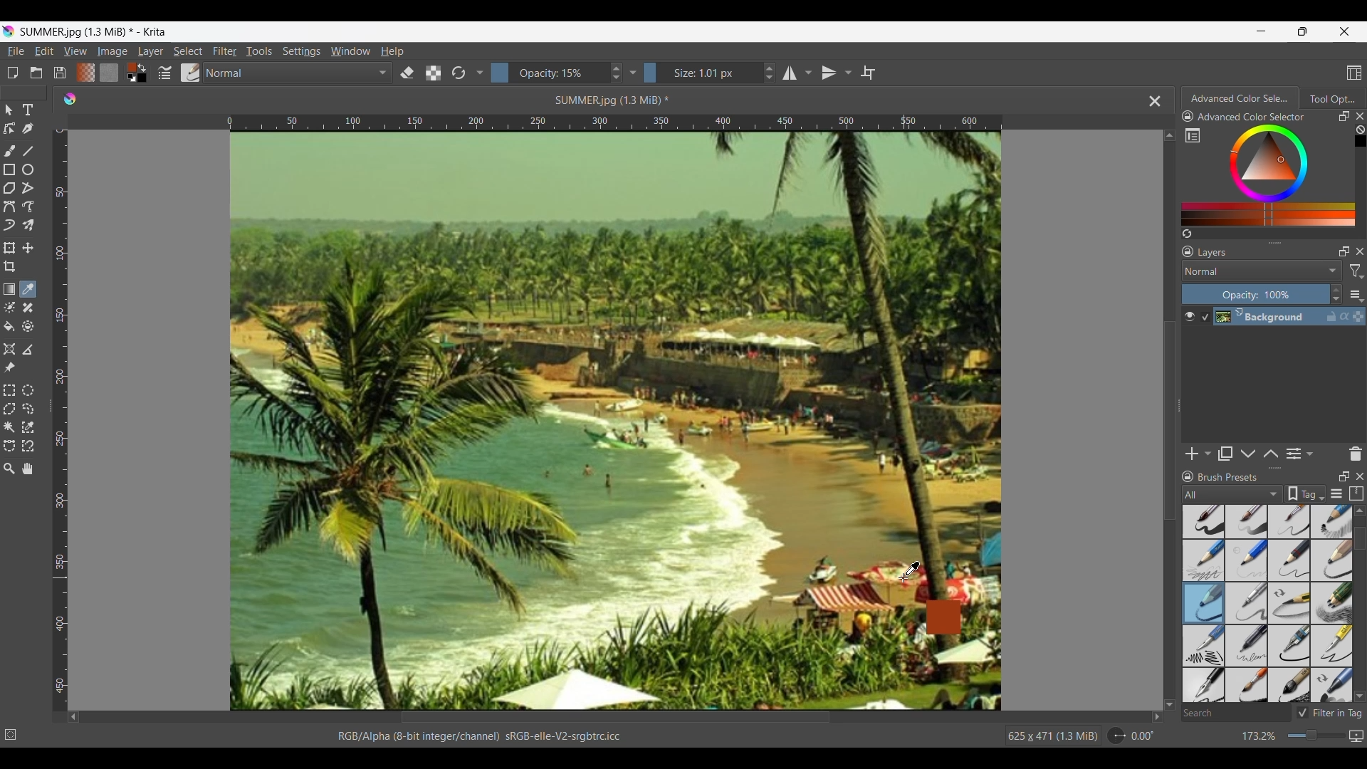  Describe the element at coordinates (1360, 539) in the screenshot. I see `Vertical slide bar for brush` at that location.